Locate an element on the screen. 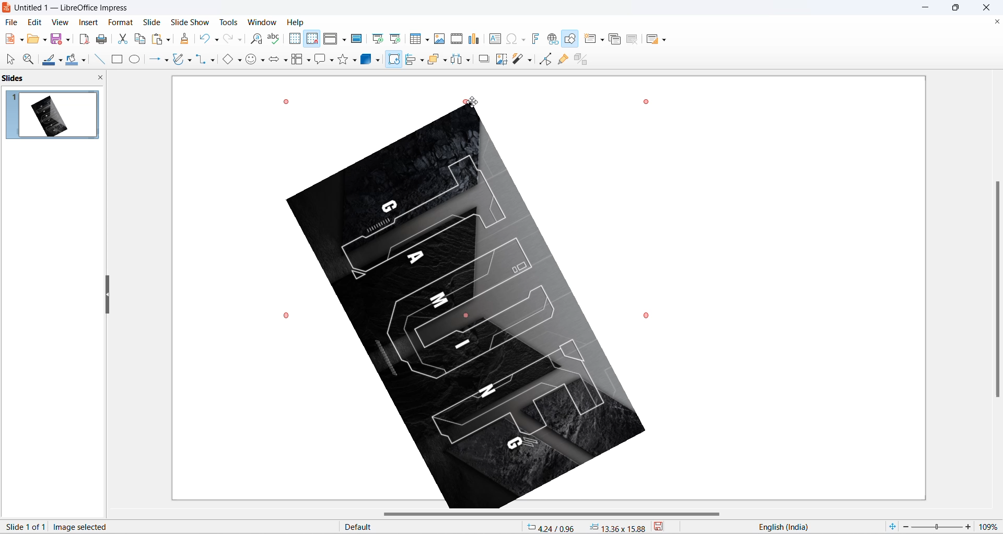 Image resolution: width=1003 pixels, height=534 pixels. zoom decrease is located at coordinates (904, 528).